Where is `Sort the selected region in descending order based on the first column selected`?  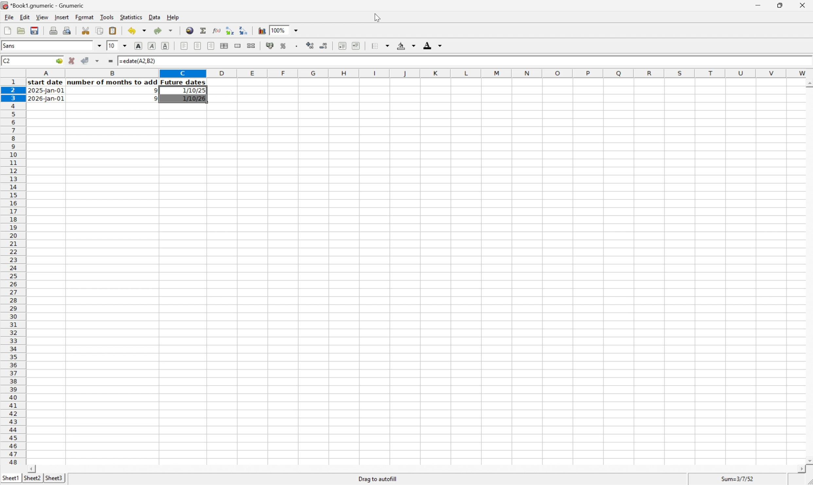
Sort the selected region in descending order based on the first column selected is located at coordinates (244, 30).